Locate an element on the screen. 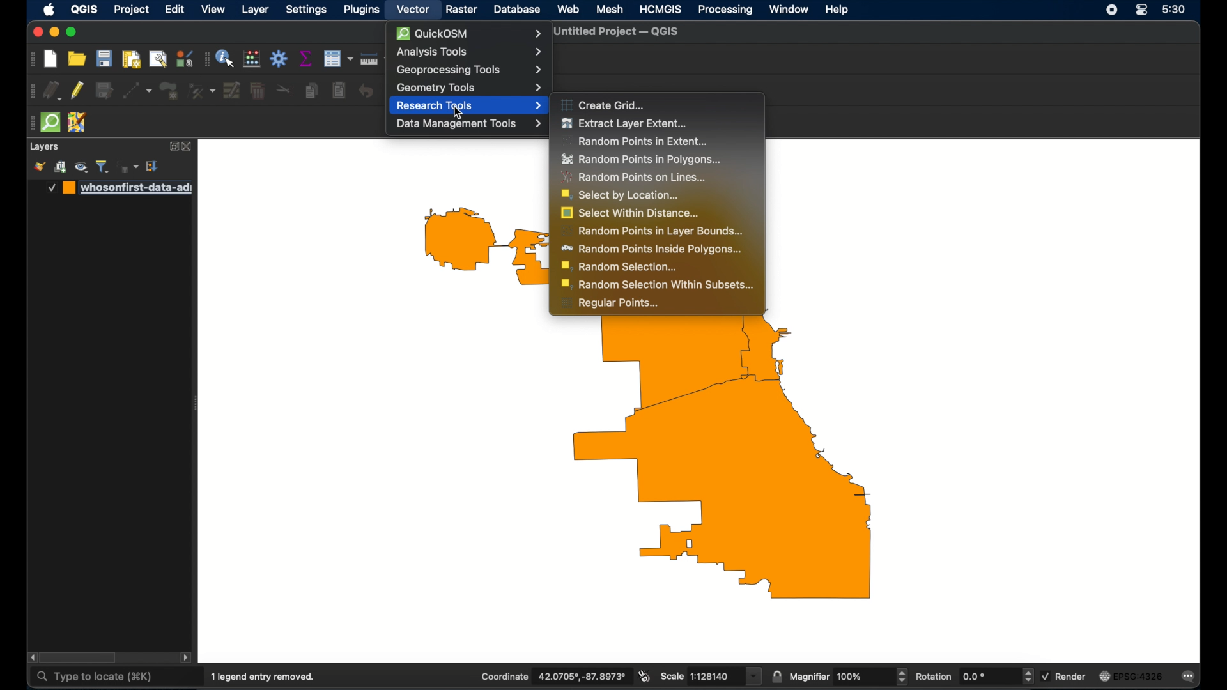 The width and height of the screenshot is (1227, 690). random selection is located at coordinates (621, 267).